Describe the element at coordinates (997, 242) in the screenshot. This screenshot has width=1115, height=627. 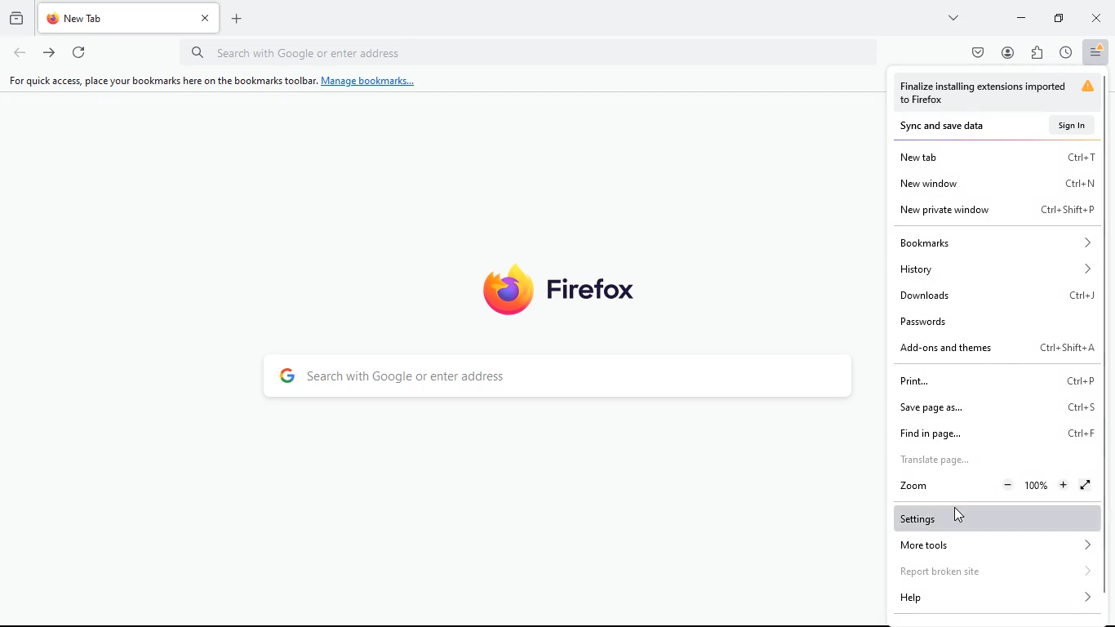
I see `bookmarks` at that location.